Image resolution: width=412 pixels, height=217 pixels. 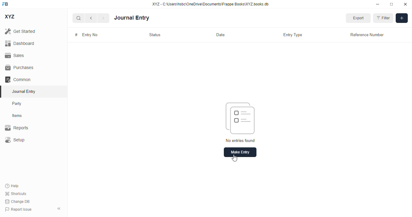 What do you see at coordinates (5, 4) in the screenshot?
I see `FB - logo` at bounding box center [5, 4].